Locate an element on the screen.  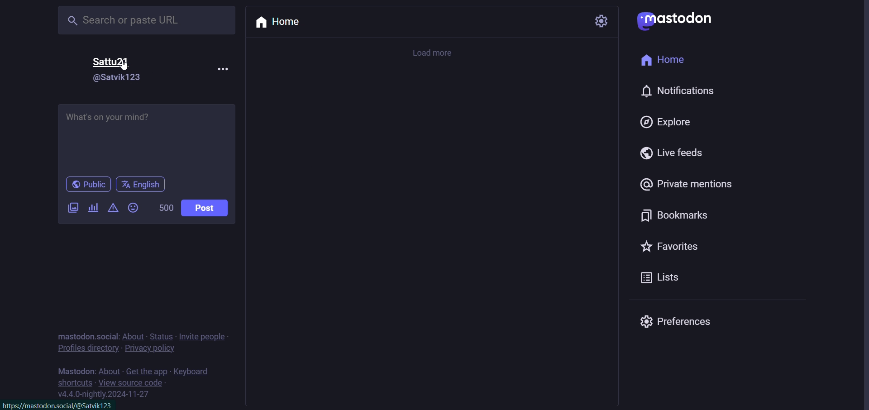
cursor is located at coordinates (125, 66).